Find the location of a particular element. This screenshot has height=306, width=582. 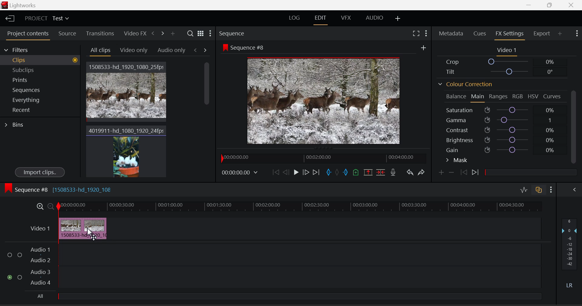

Video FX Tab is located at coordinates (135, 34).